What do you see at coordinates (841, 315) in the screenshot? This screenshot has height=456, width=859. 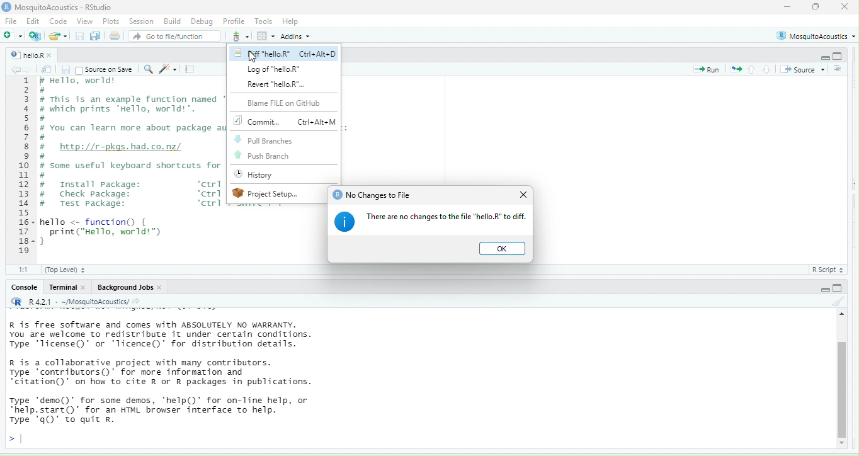 I see `scroll up` at bounding box center [841, 315].